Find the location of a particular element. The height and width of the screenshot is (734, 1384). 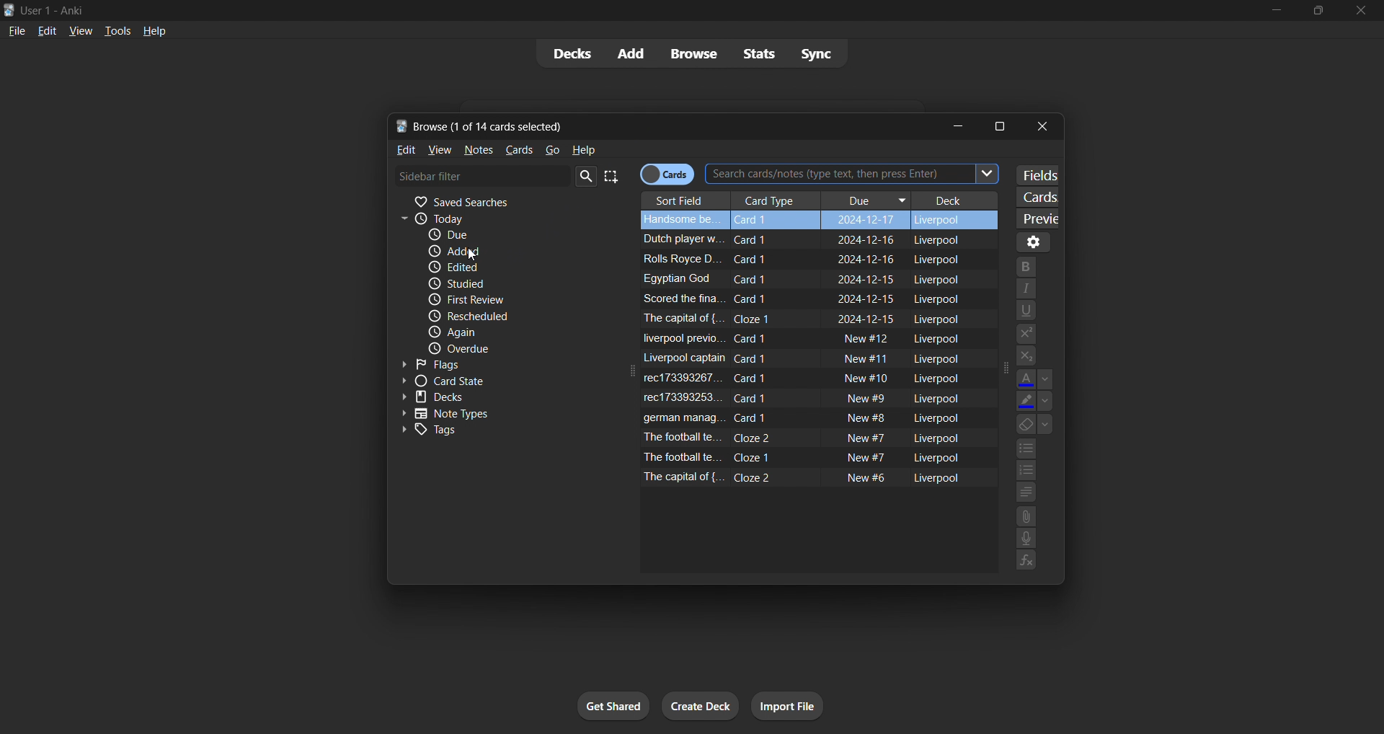

card type column is located at coordinates (773, 197).